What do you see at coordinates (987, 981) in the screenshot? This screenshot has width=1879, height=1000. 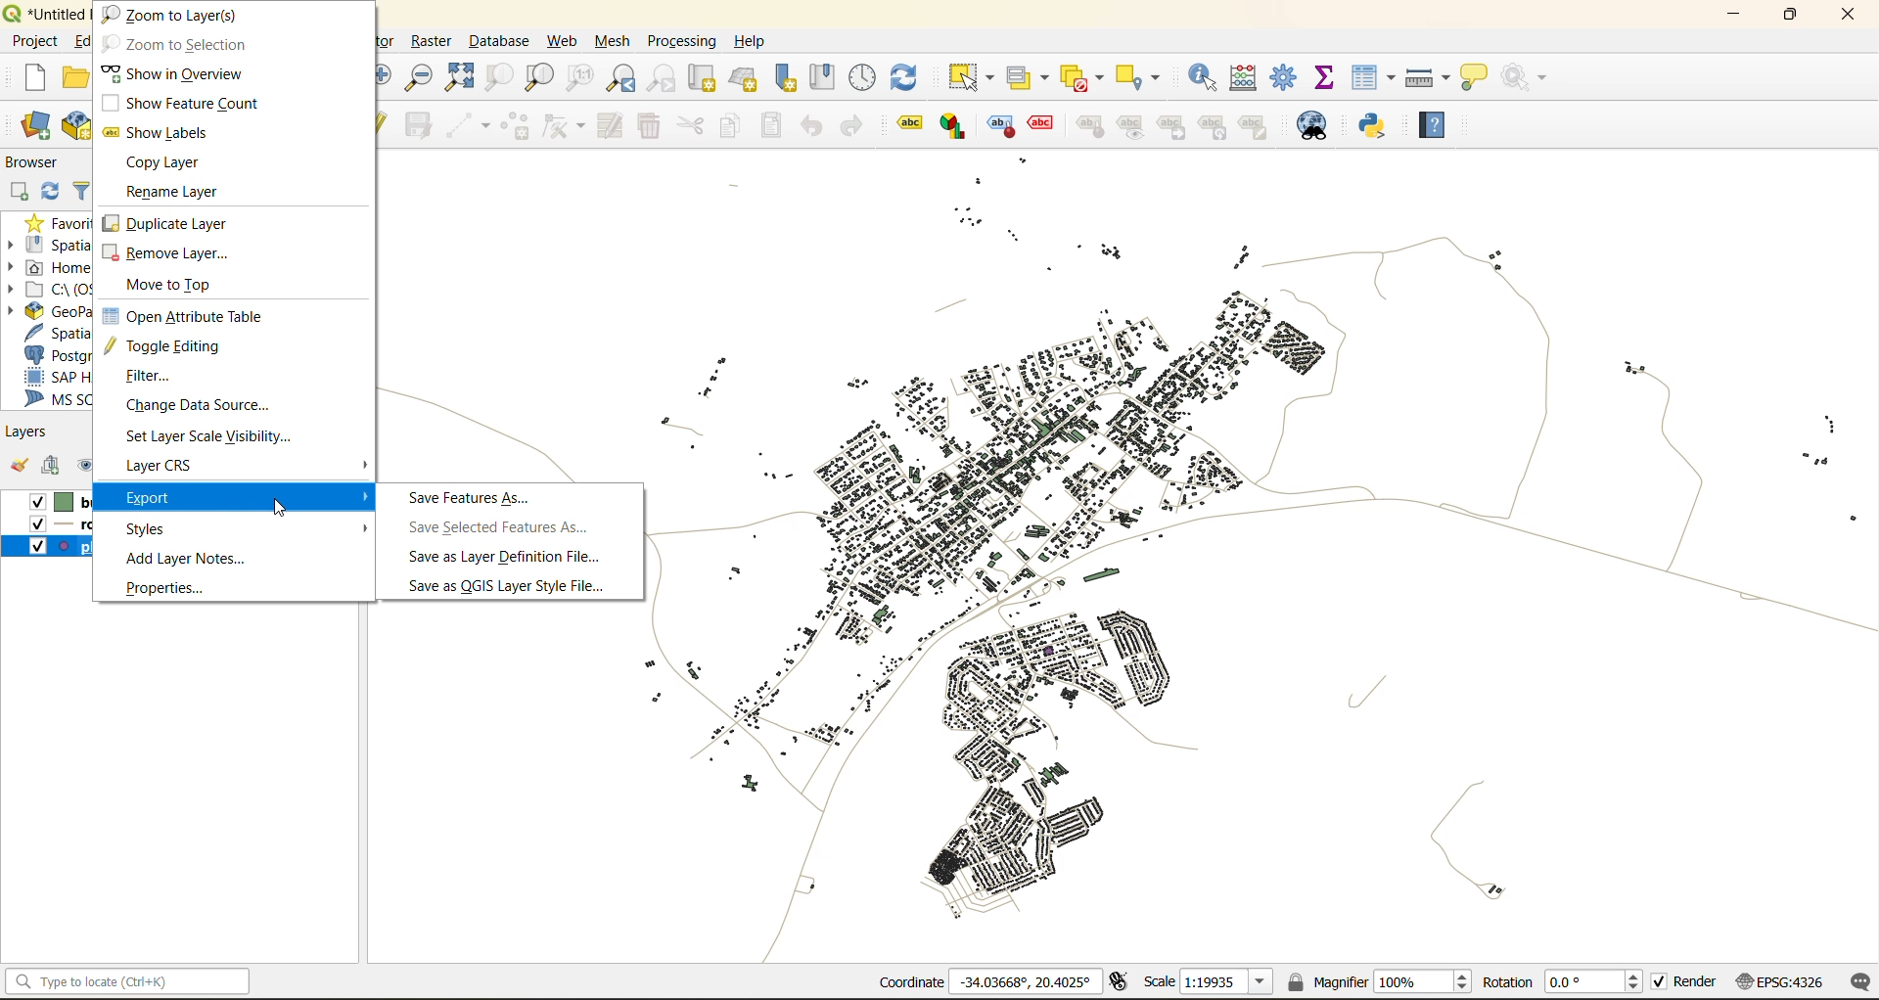 I see `coordinates` at bounding box center [987, 981].